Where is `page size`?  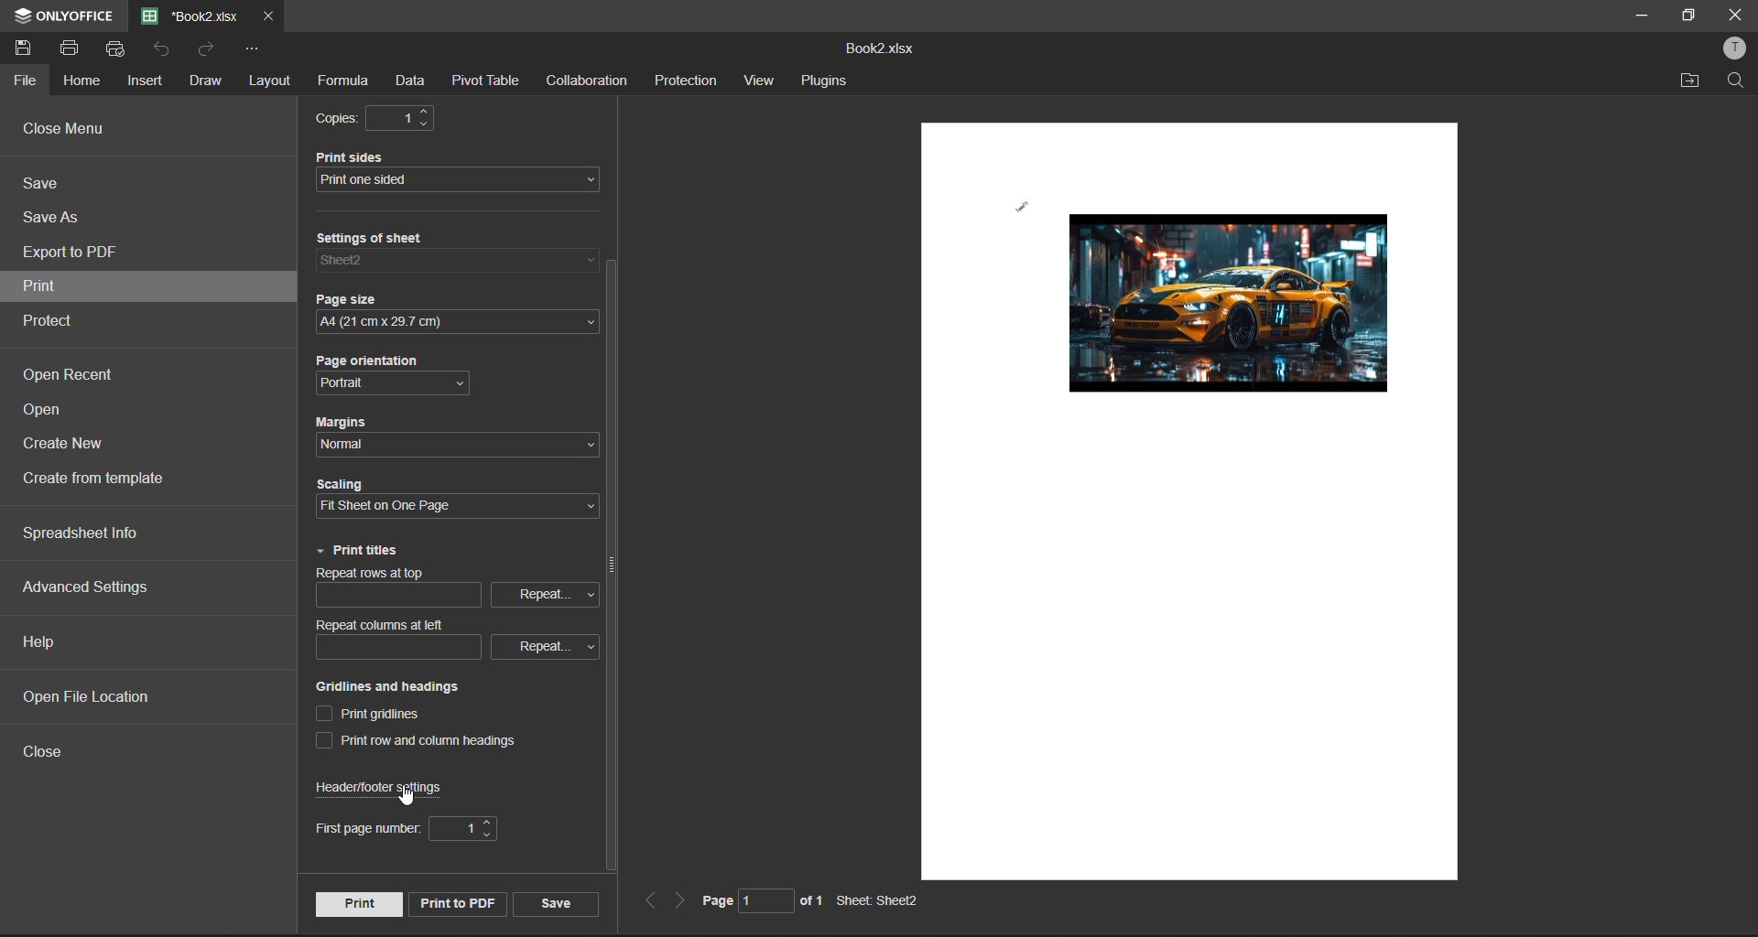
page size is located at coordinates (448, 309).